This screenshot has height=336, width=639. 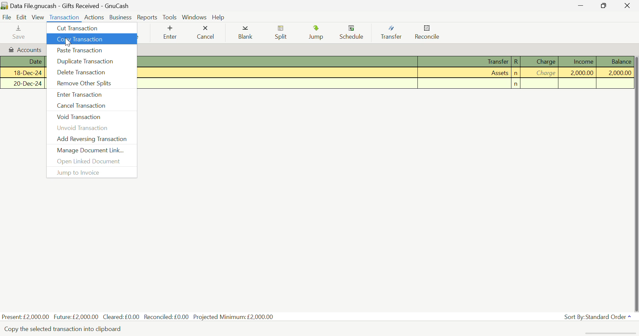 I want to click on Balance, so click(x=614, y=61).